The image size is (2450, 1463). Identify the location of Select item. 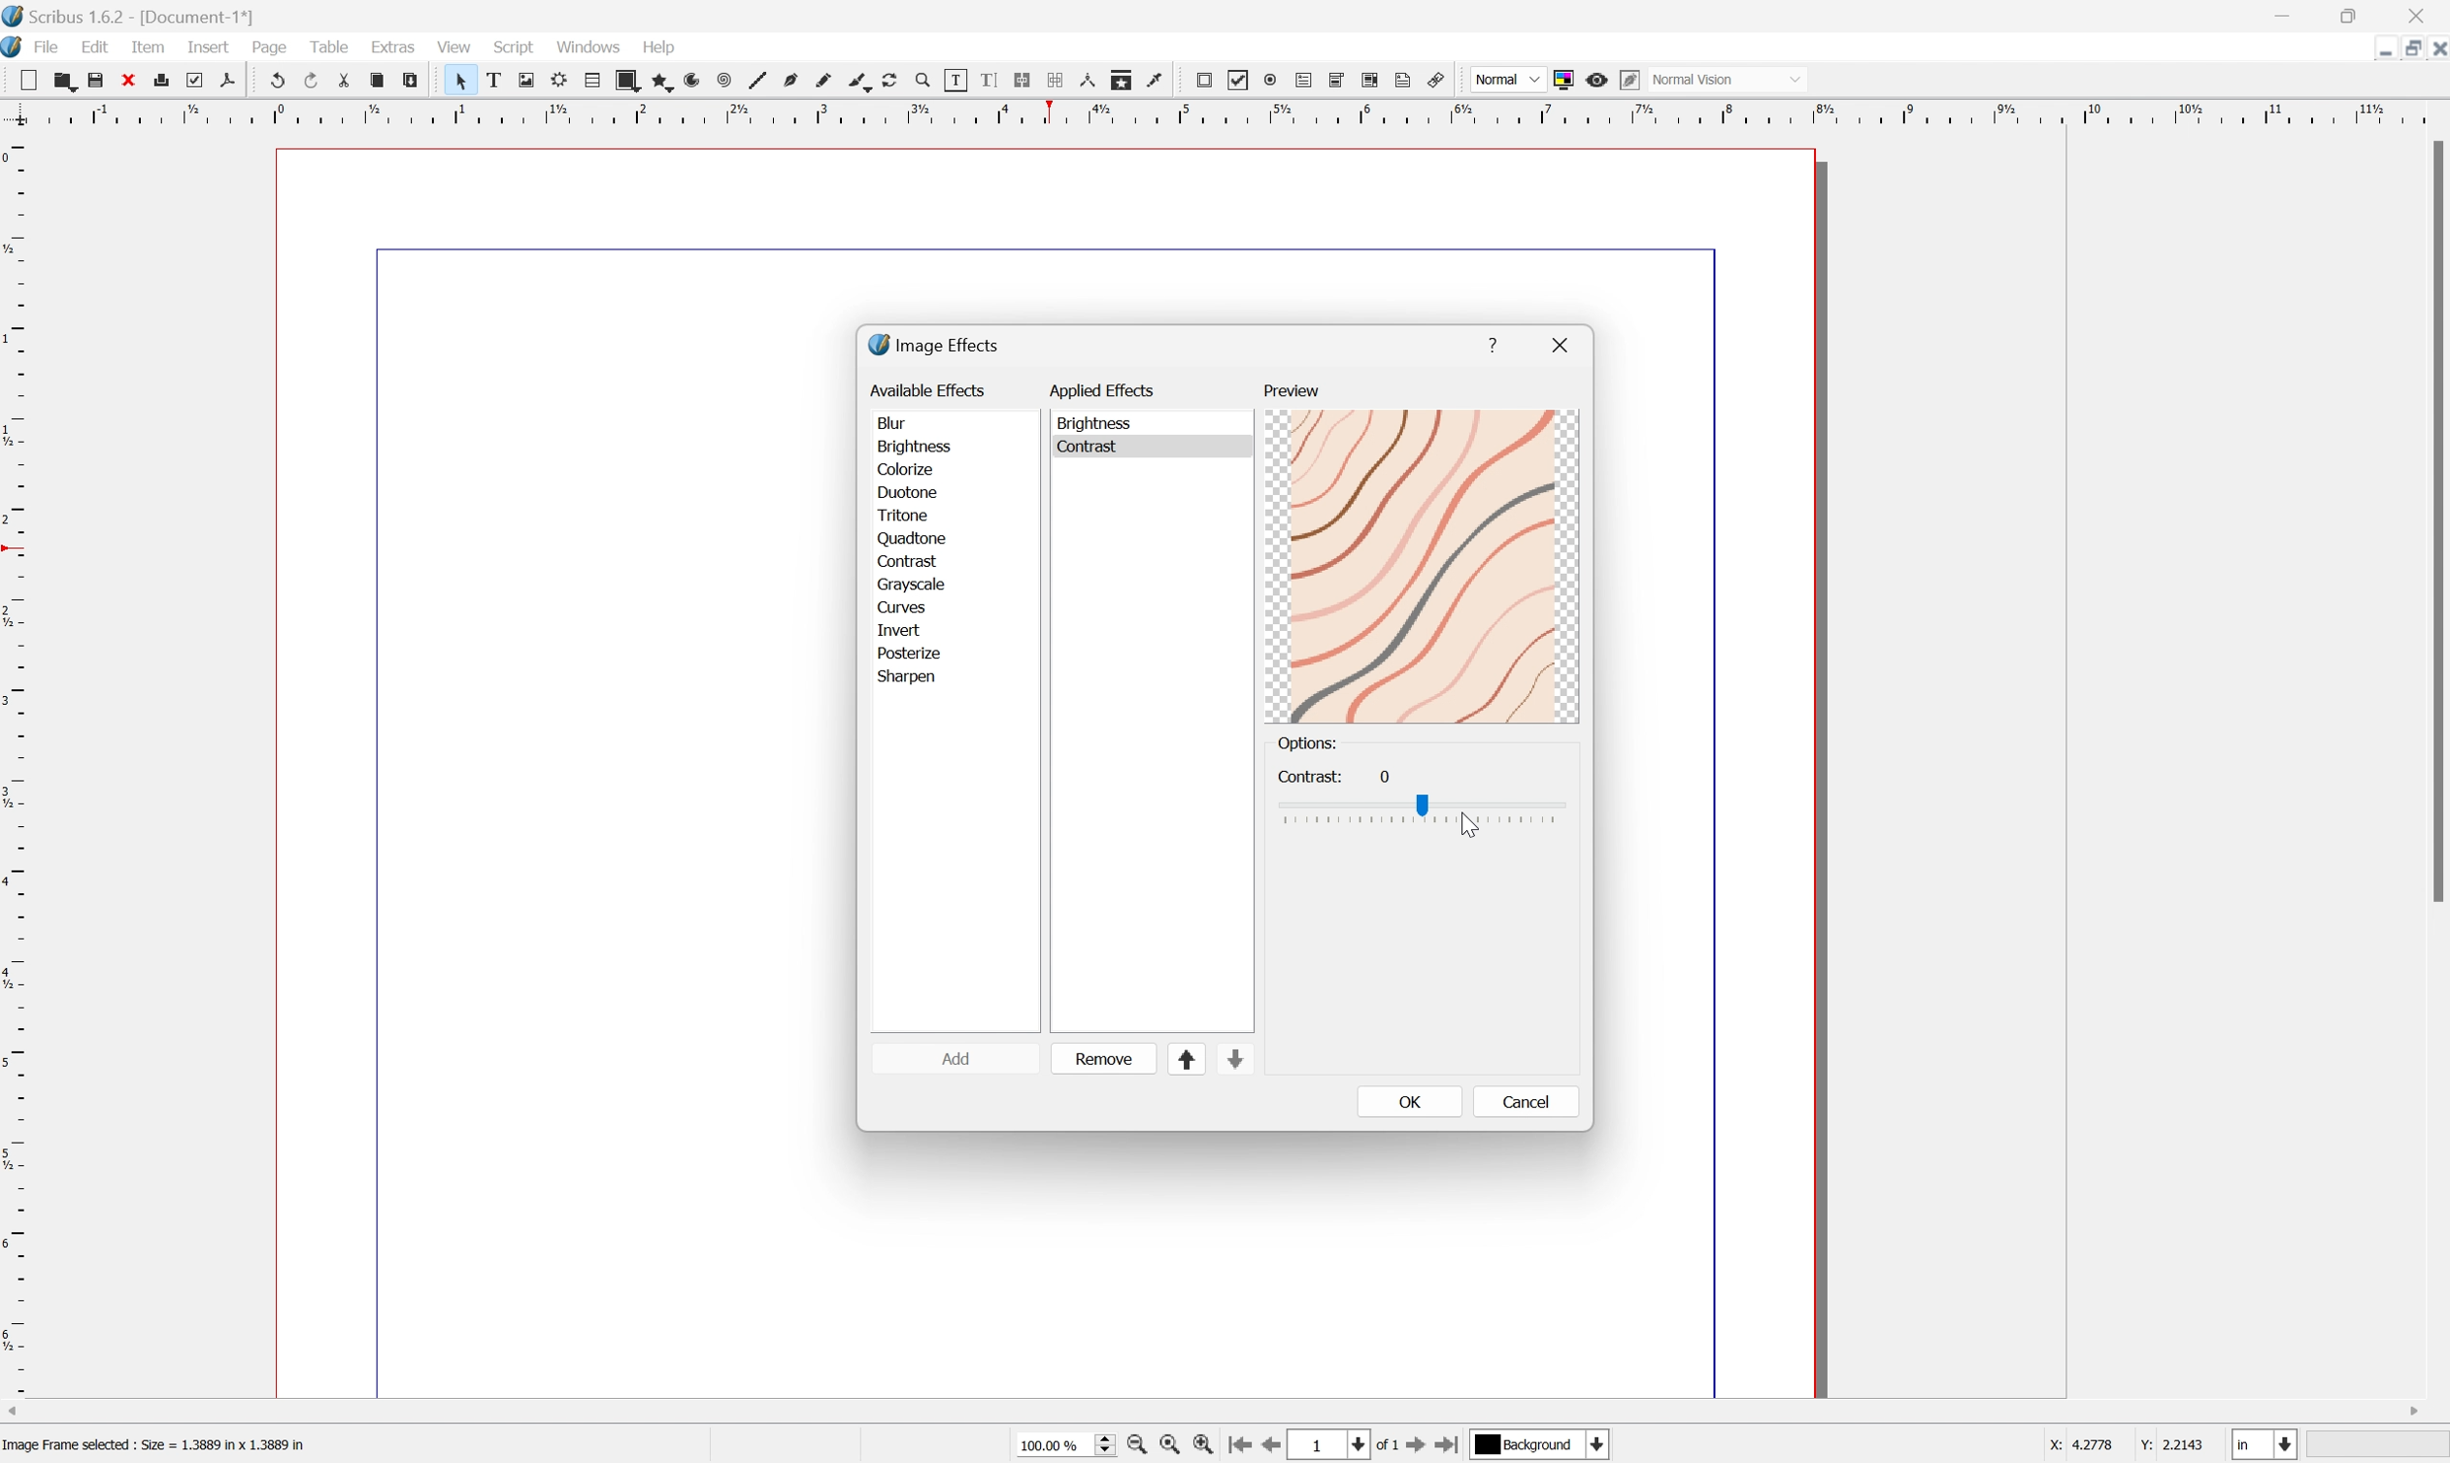
(457, 80).